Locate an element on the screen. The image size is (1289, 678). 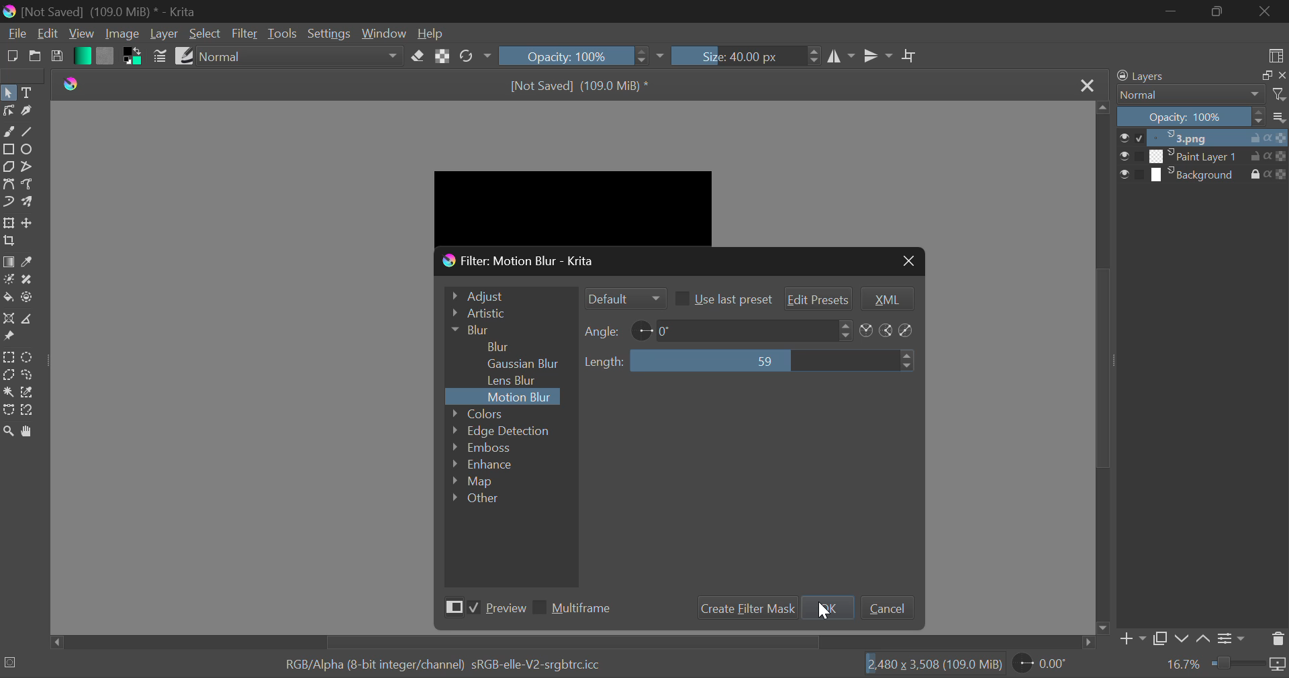
Filter is located at coordinates (244, 34).